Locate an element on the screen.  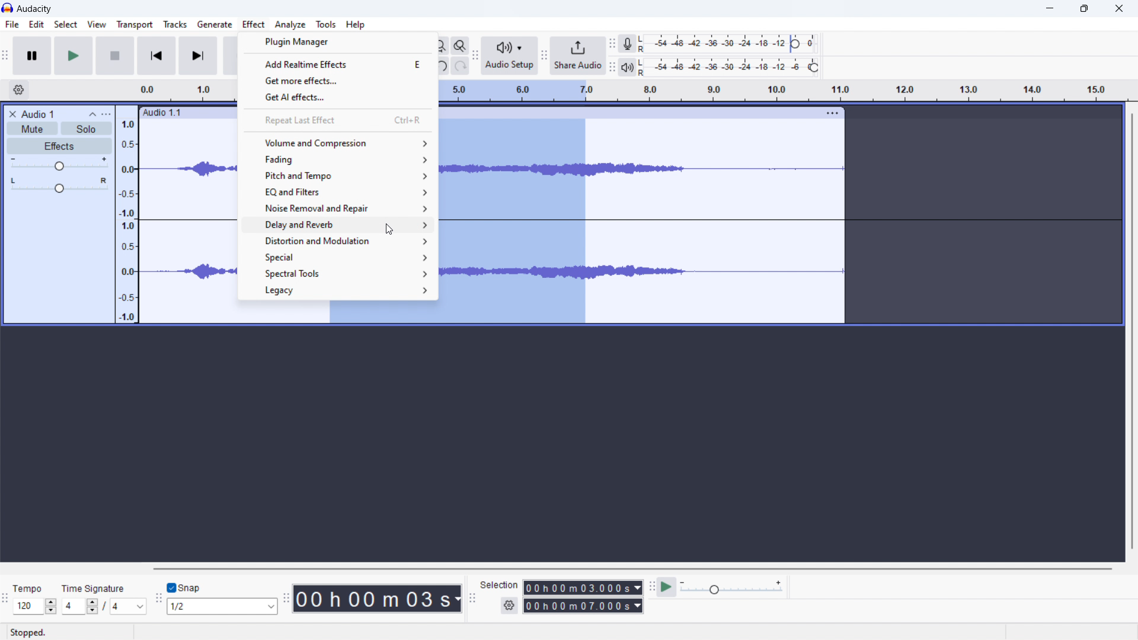
fading is located at coordinates (335, 161).